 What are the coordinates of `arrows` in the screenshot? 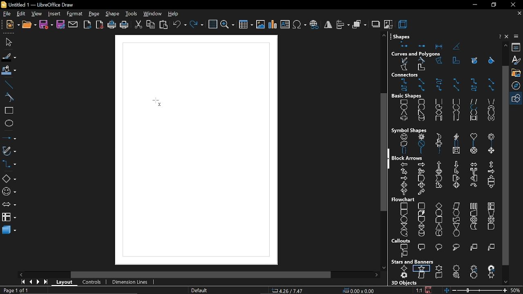 It's located at (9, 205).